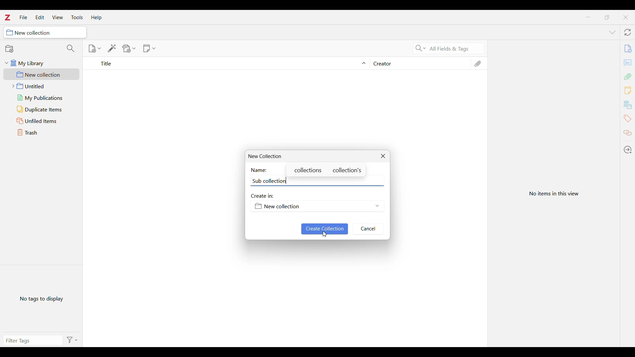 The height and width of the screenshot is (357, 635). I want to click on Trash folder, so click(41, 132).